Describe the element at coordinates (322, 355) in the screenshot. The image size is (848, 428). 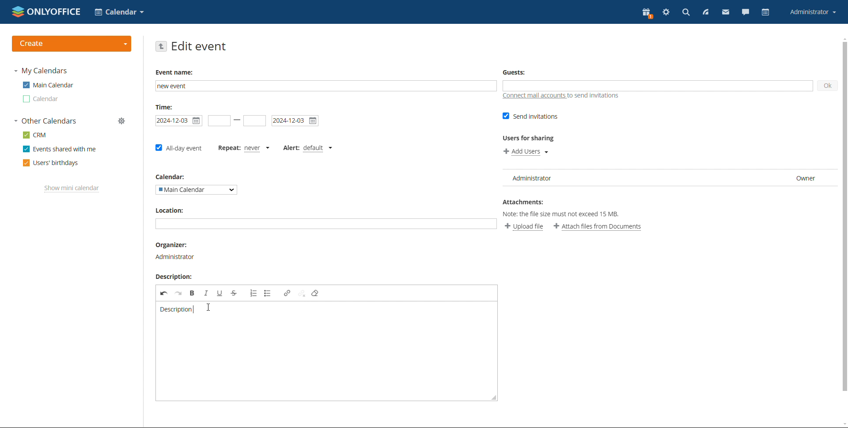
I see `space to edit description` at that location.